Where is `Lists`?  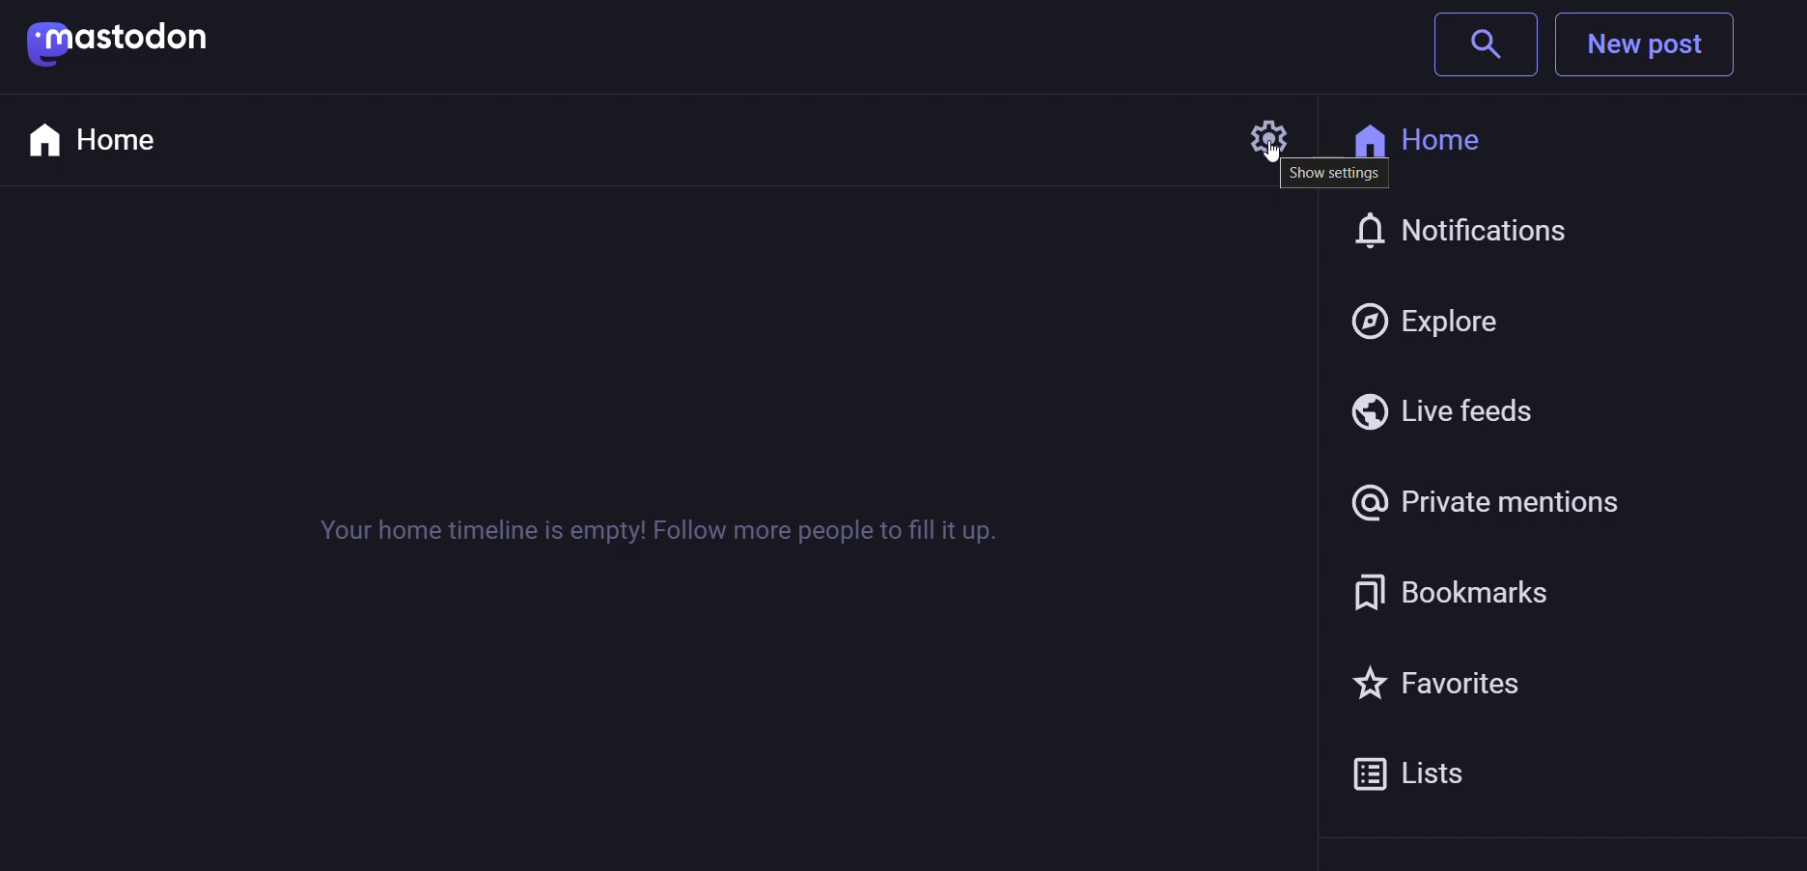
Lists is located at coordinates (1473, 770).